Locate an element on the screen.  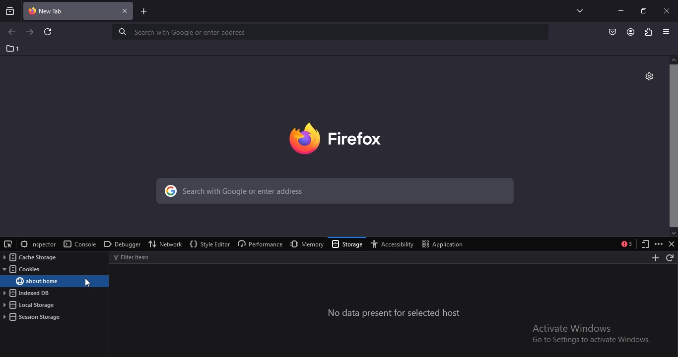
open application menu is located at coordinates (668, 32).